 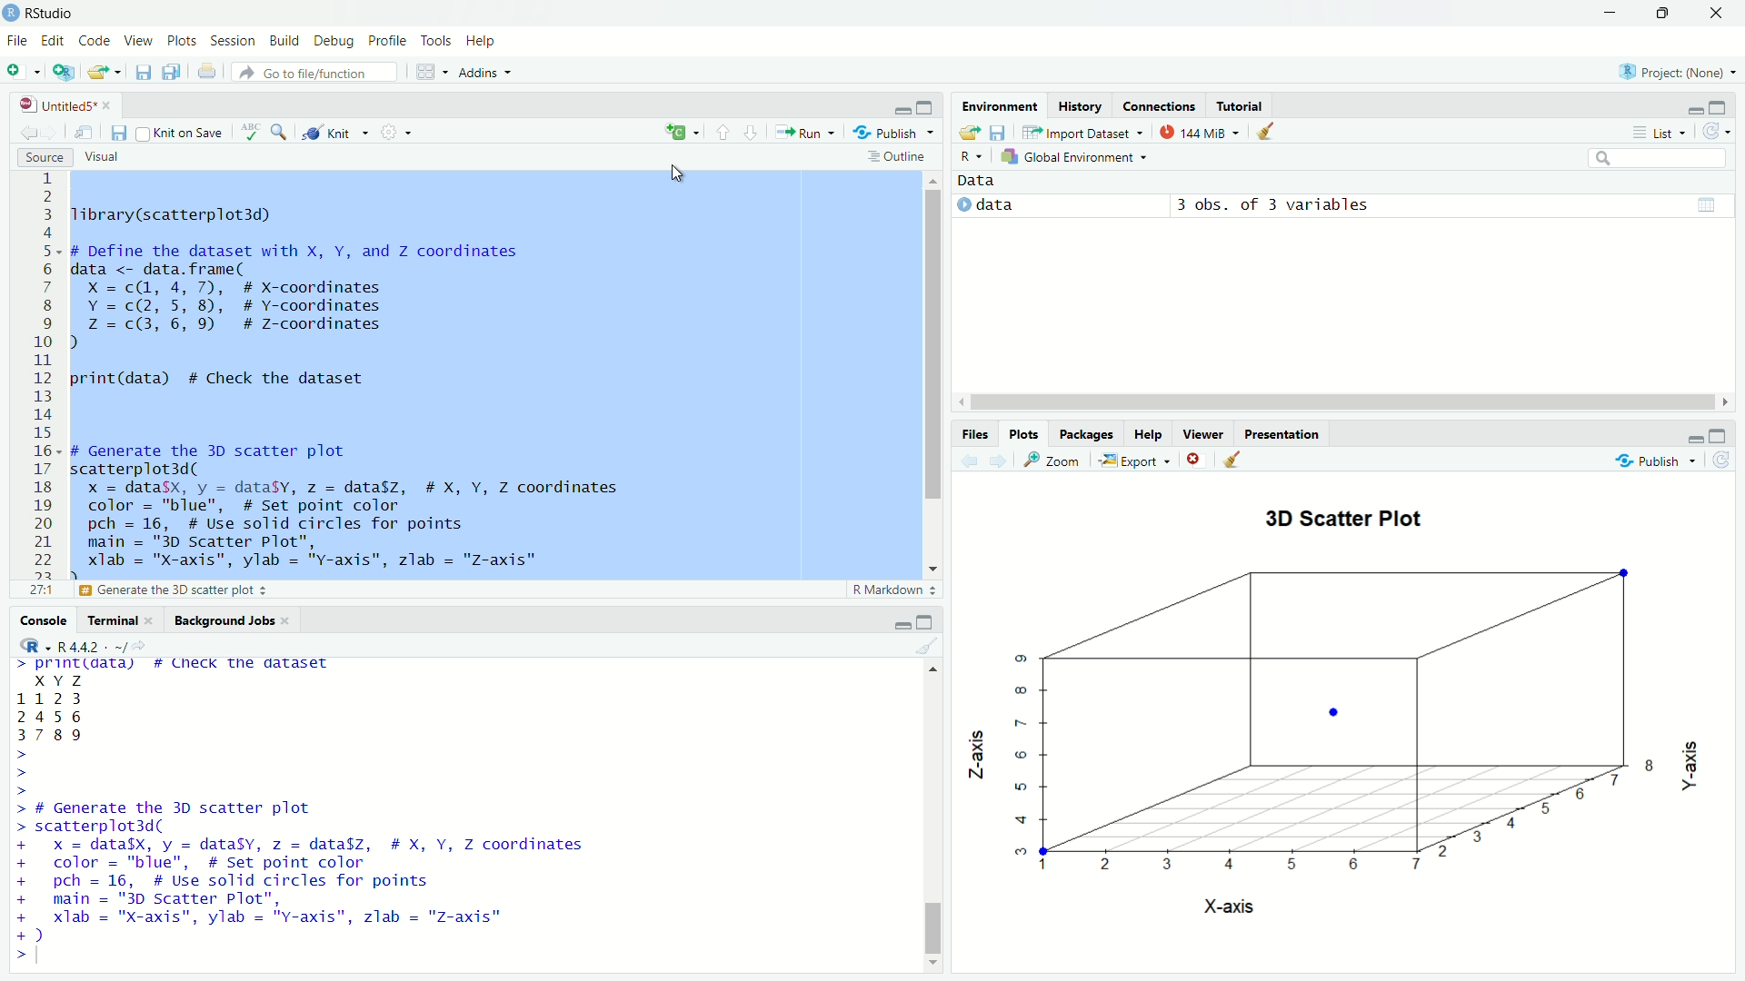 I want to click on move right, so click(x=1729, y=400).